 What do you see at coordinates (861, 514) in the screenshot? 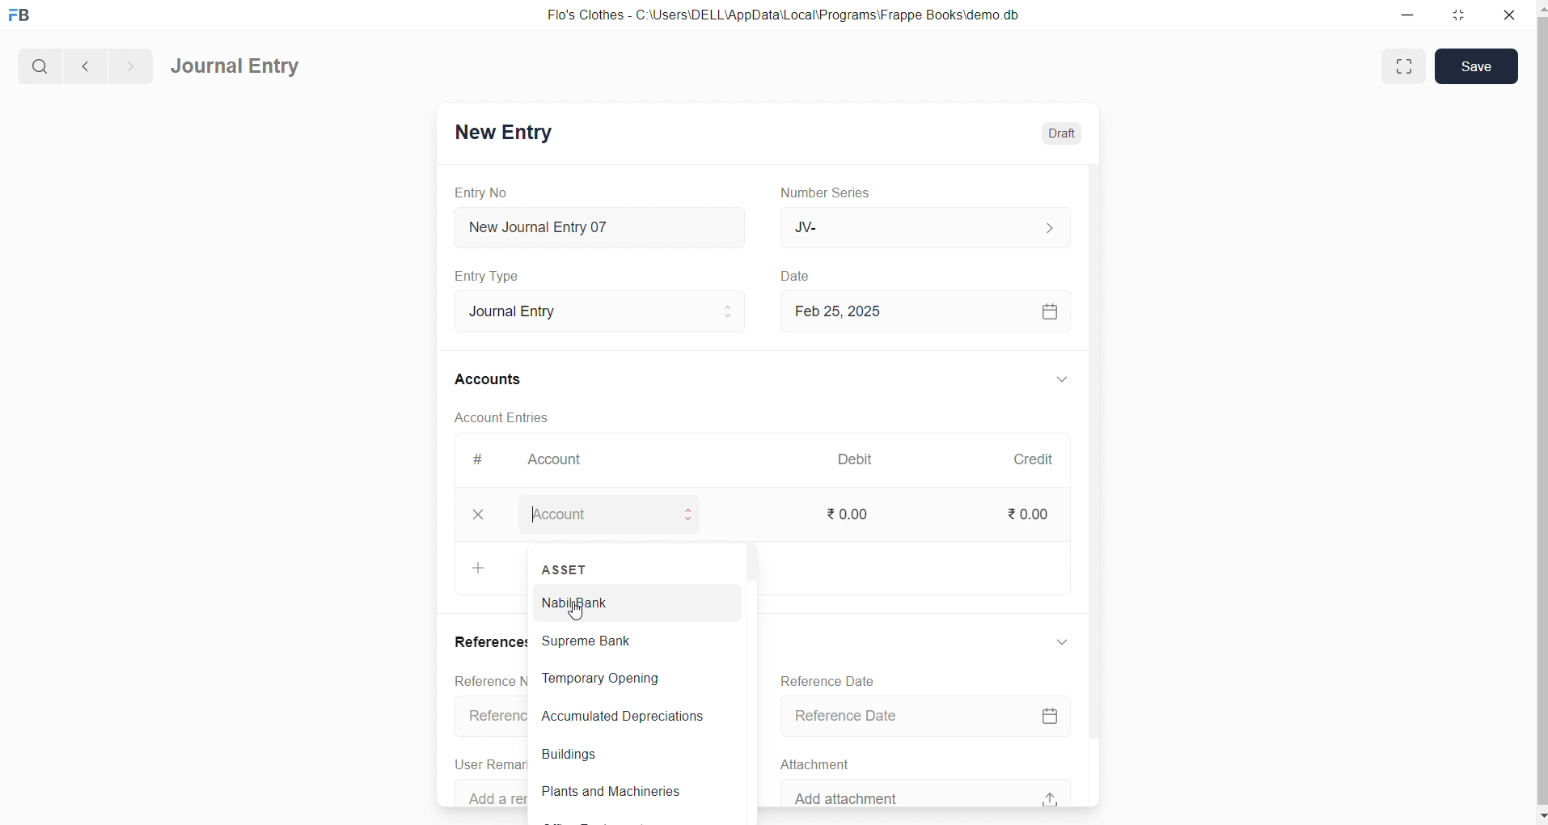
I see `₹ 0.00` at bounding box center [861, 514].